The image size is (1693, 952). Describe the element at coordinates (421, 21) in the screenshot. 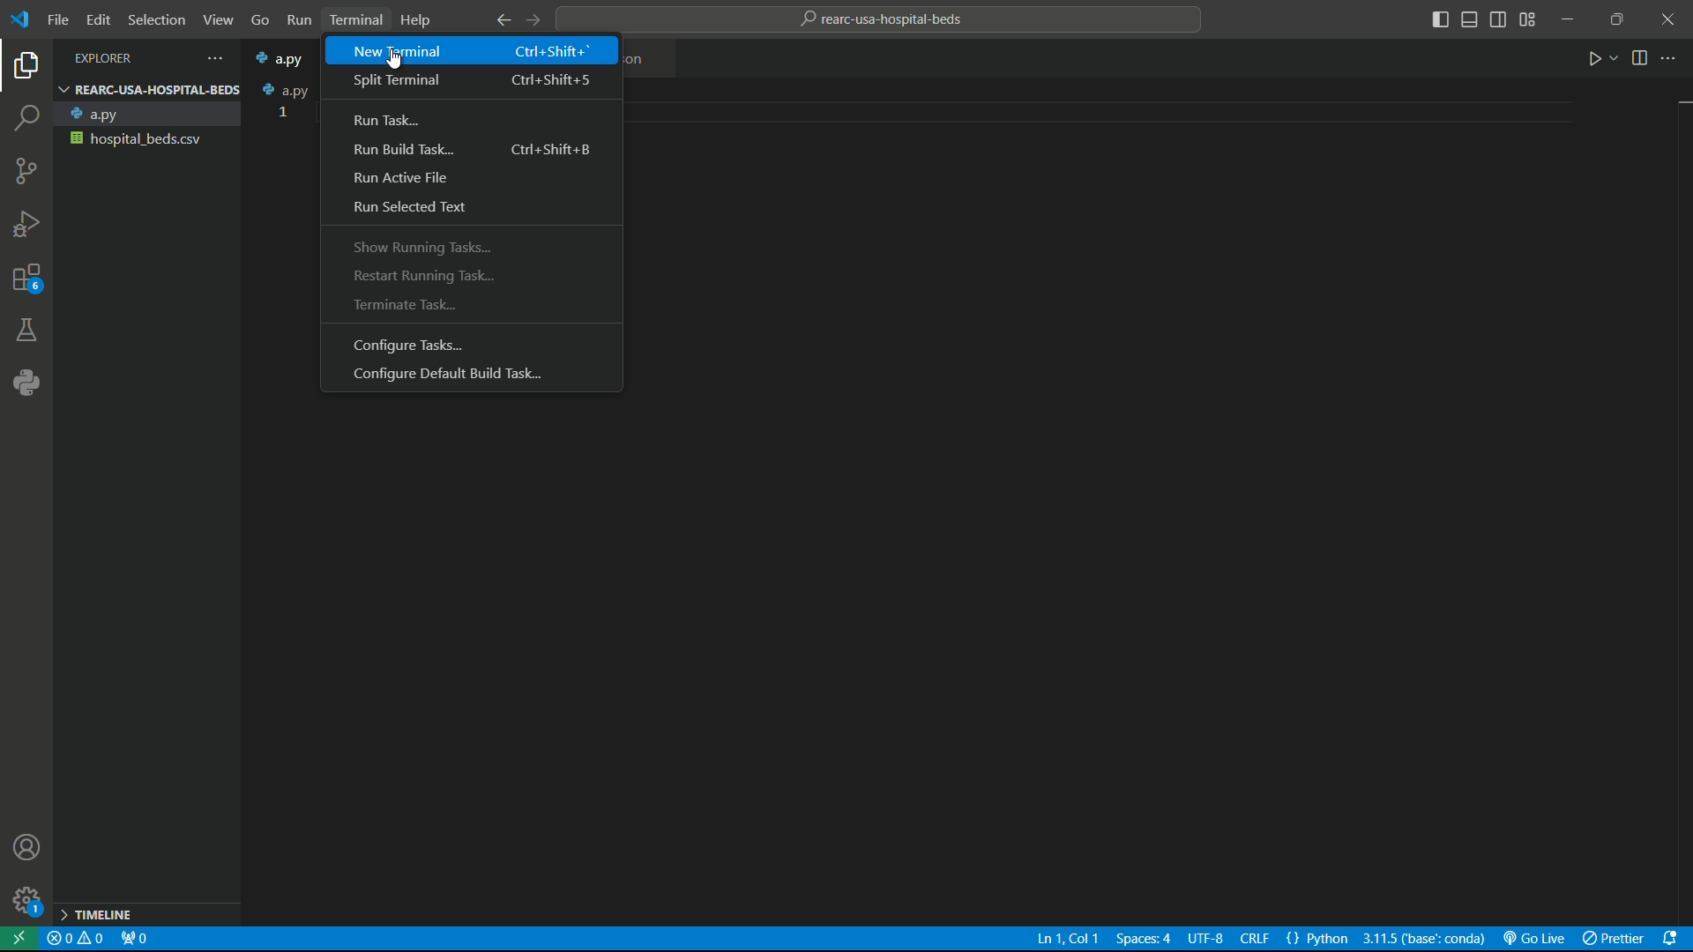

I see `help menu` at that location.